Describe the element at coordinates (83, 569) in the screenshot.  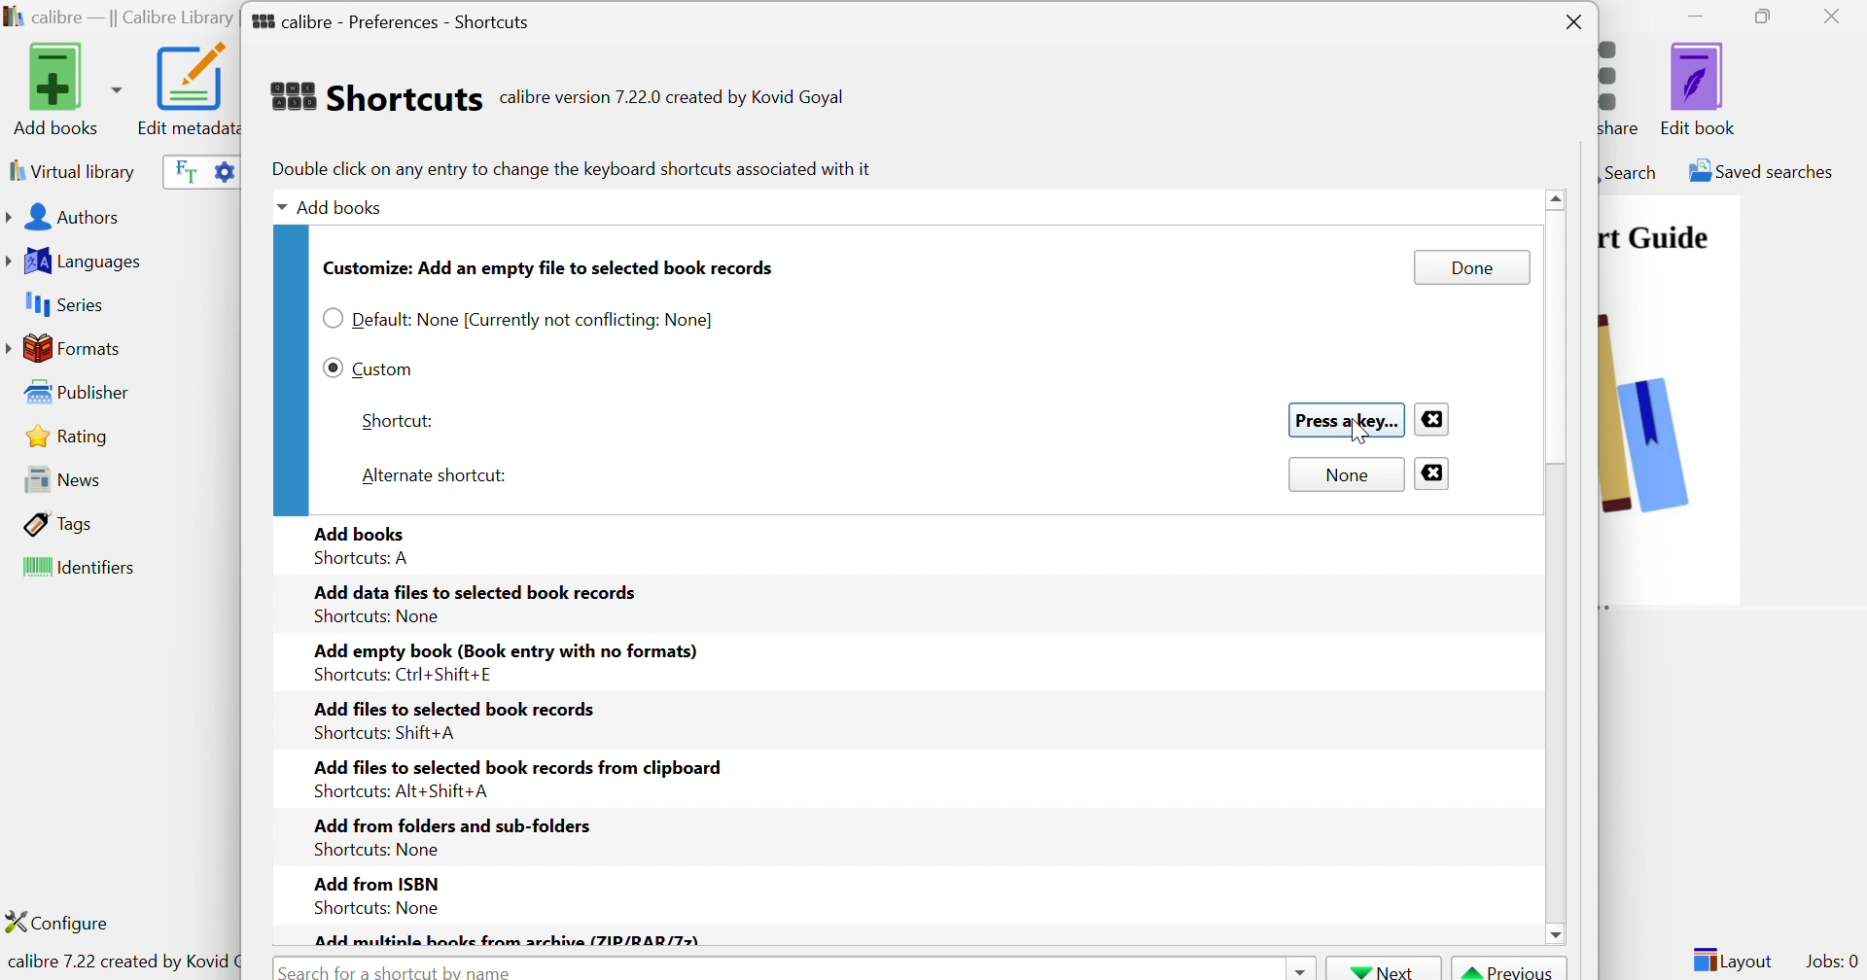
I see `Identifiers` at that location.